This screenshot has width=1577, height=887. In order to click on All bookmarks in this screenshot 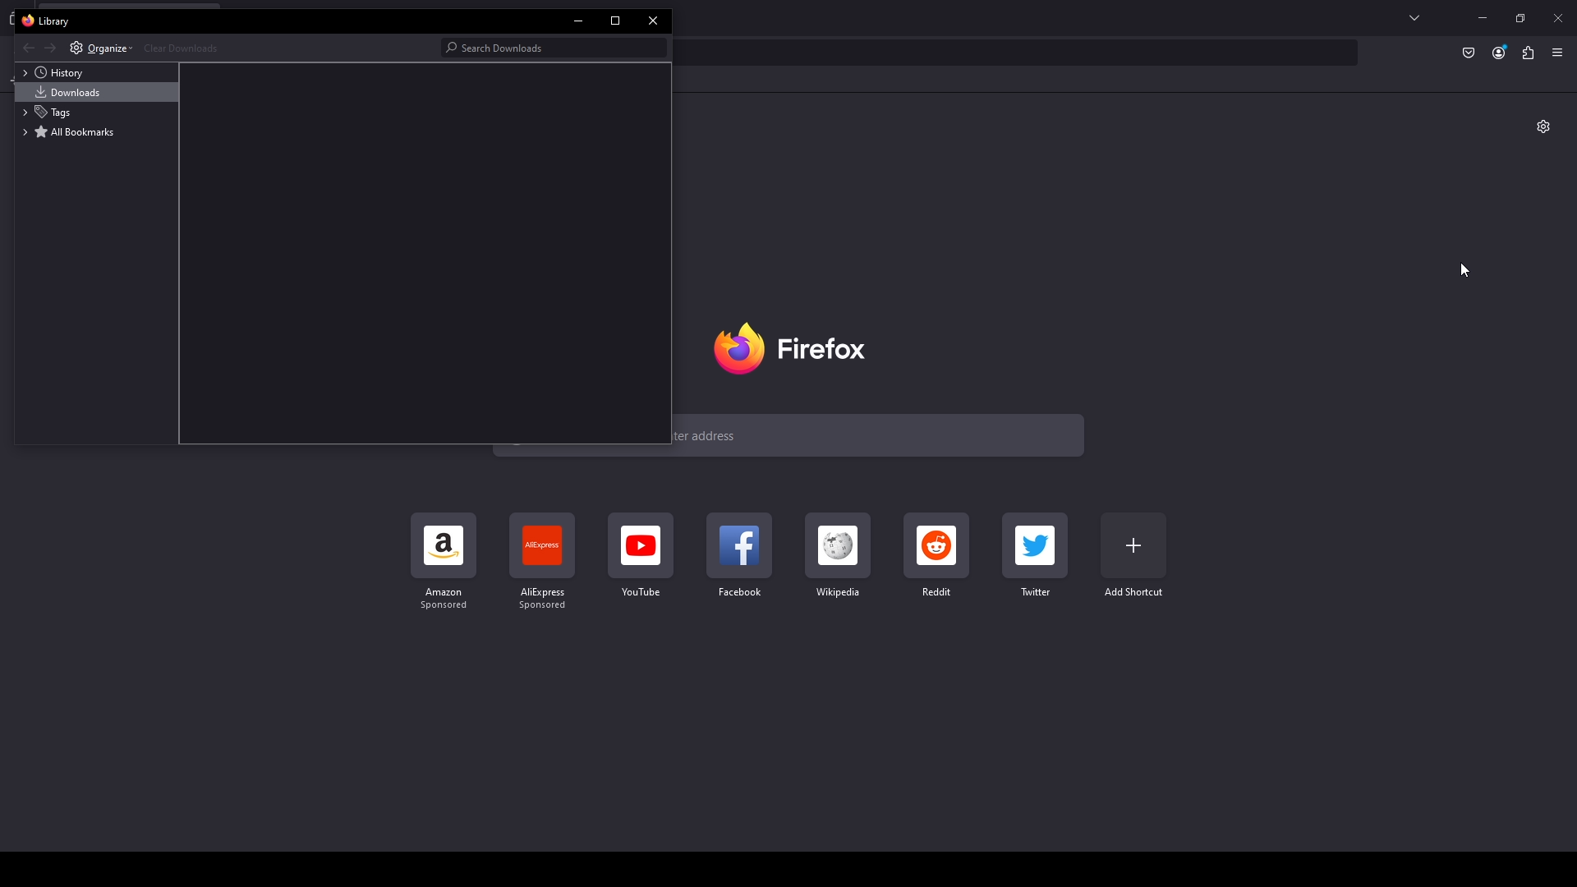, I will do `click(96, 132)`.